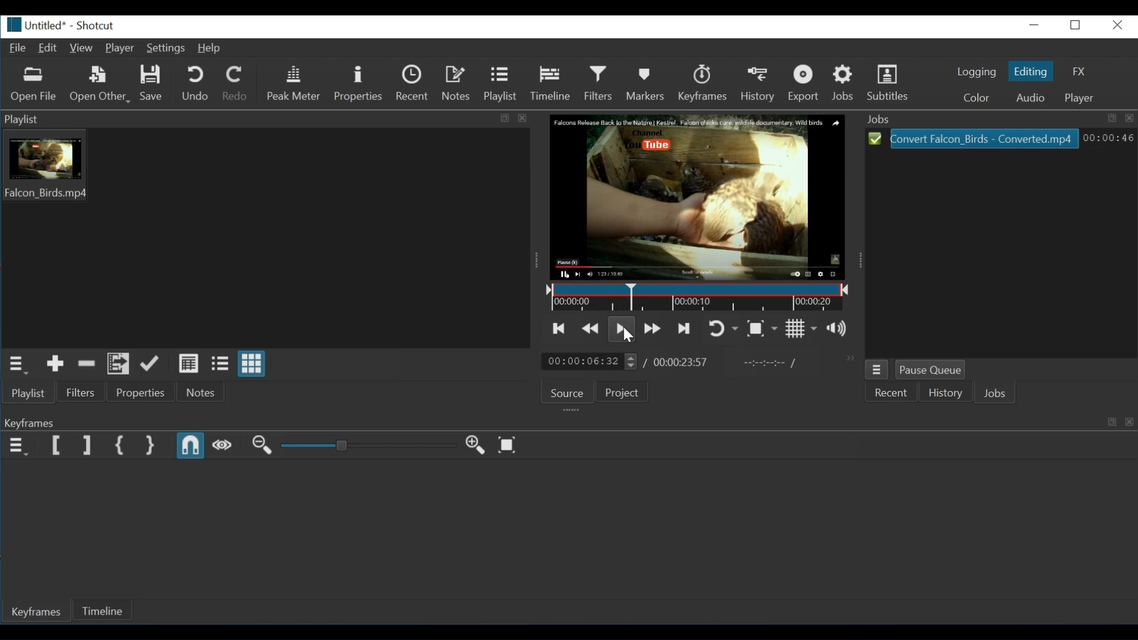 This screenshot has height=640, width=1138. What do you see at coordinates (250, 364) in the screenshot?
I see `View as icons` at bounding box center [250, 364].